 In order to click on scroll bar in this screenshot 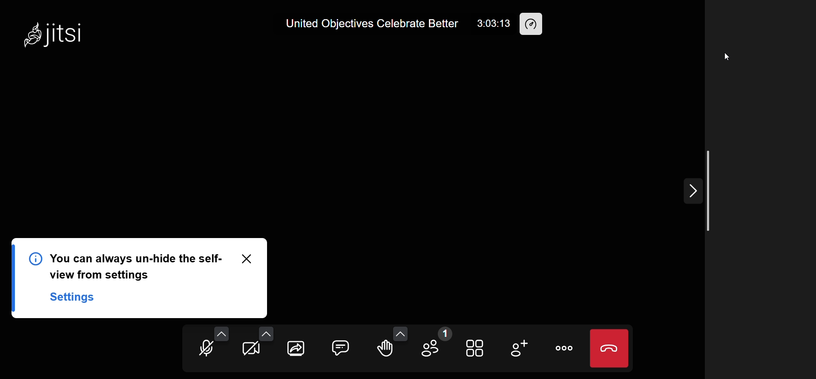, I will do `click(708, 191)`.